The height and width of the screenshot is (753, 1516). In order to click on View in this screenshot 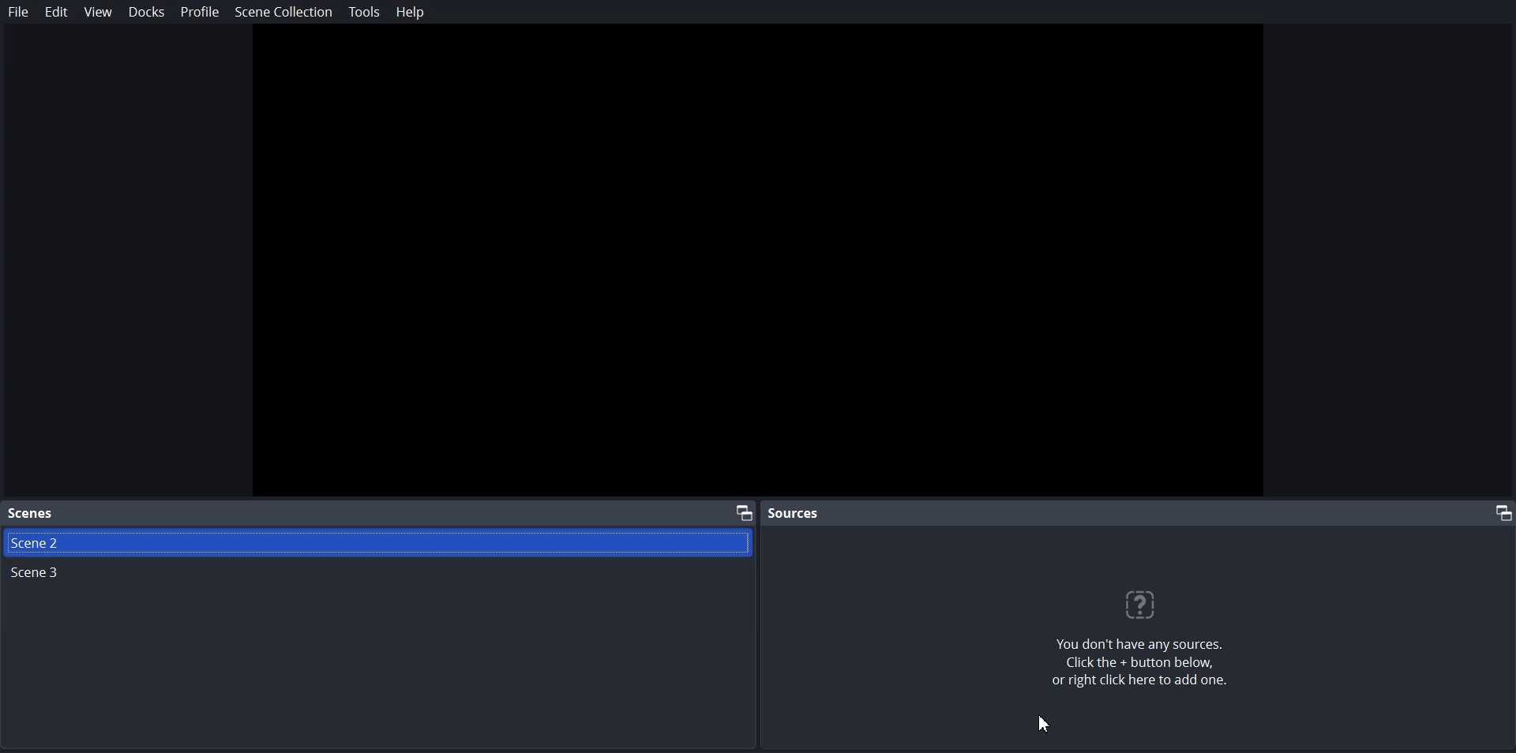, I will do `click(96, 11)`.